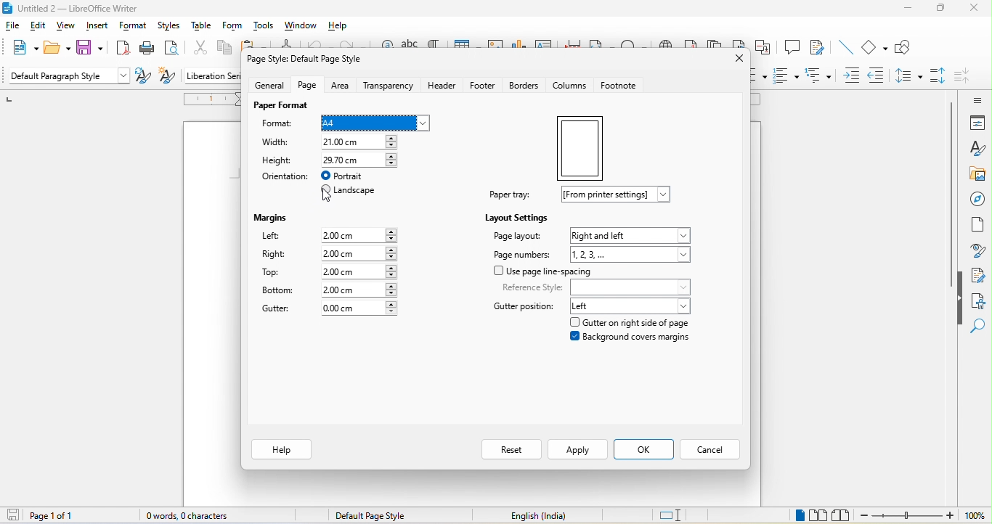 The height and width of the screenshot is (524, 992). What do you see at coordinates (272, 236) in the screenshot?
I see `left` at bounding box center [272, 236].